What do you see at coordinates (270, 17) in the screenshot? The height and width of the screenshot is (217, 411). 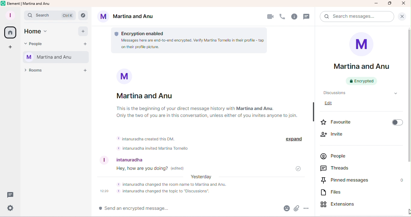 I see `Video Call` at bounding box center [270, 17].